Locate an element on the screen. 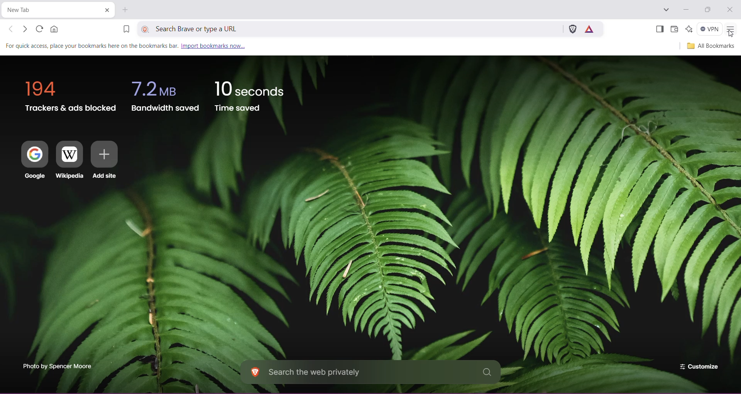  Customize and control Brave is located at coordinates (730, 30).